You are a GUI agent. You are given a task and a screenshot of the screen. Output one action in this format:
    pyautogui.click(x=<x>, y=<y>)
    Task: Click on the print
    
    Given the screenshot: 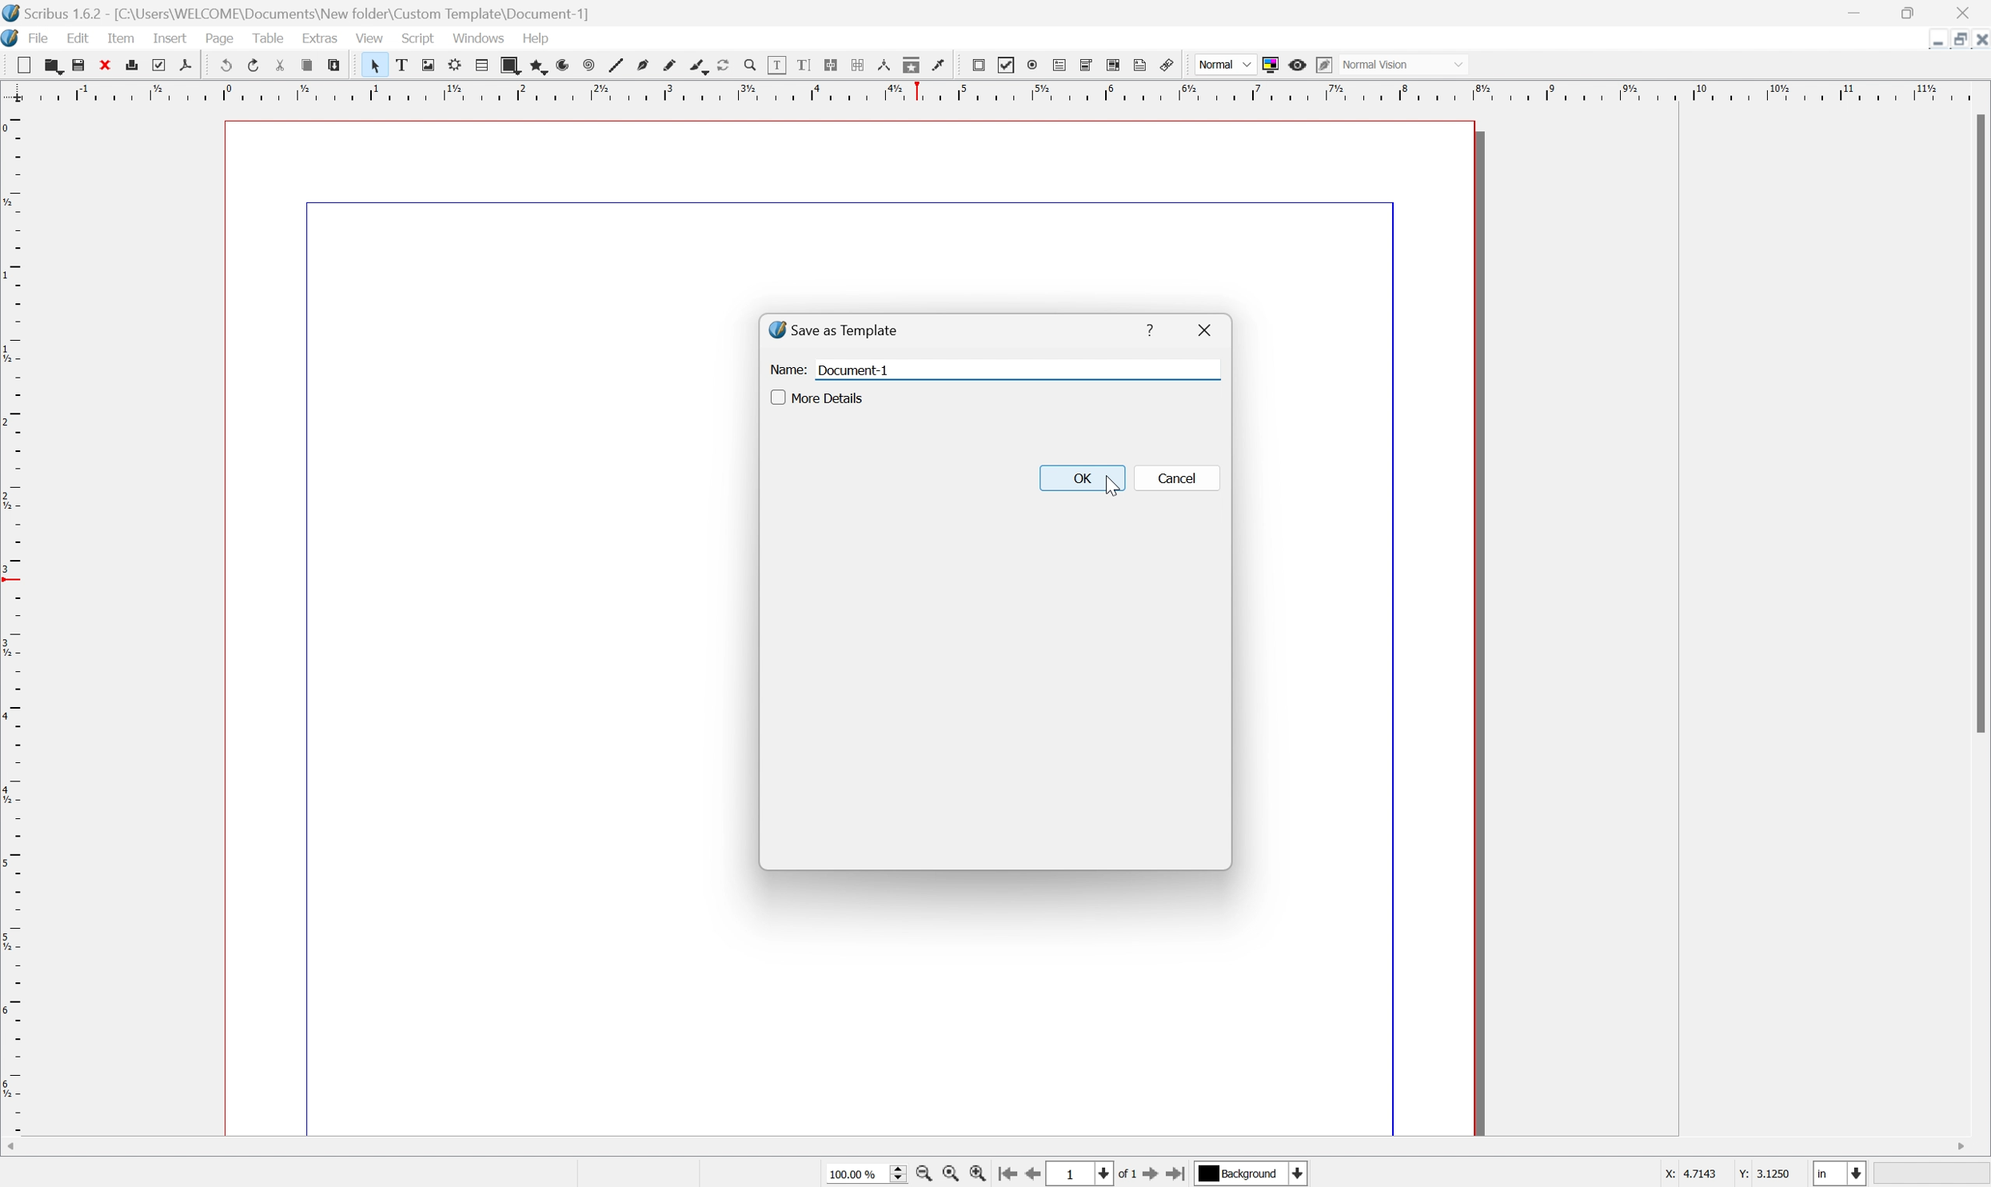 What is the action you would take?
    pyautogui.click(x=131, y=66)
    